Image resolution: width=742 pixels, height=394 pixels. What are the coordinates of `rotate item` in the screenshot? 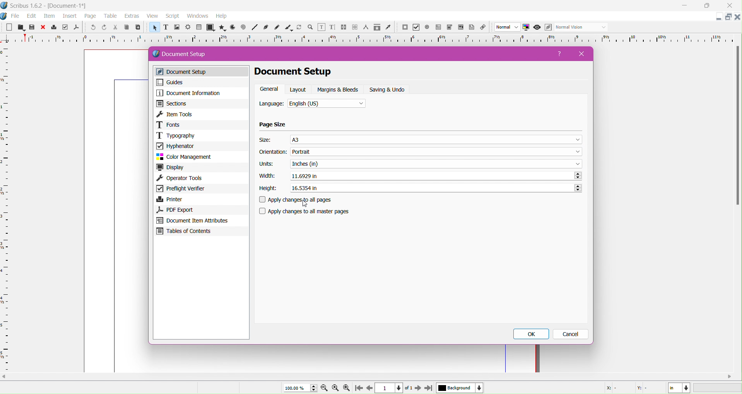 It's located at (300, 28).